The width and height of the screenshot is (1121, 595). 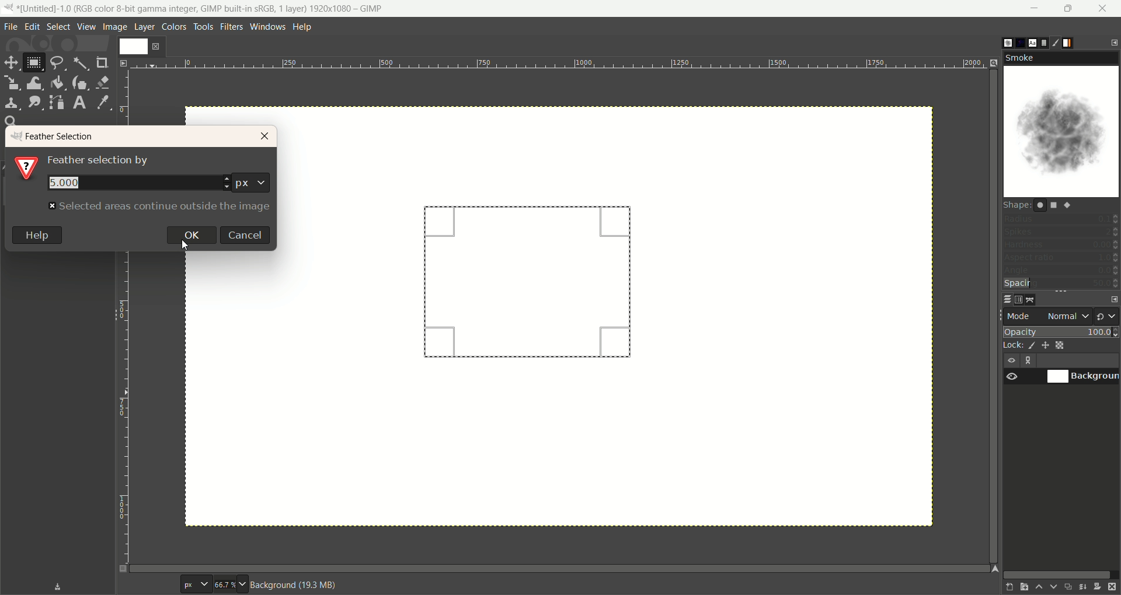 What do you see at coordinates (22, 169) in the screenshot?
I see `?` at bounding box center [22, 169].